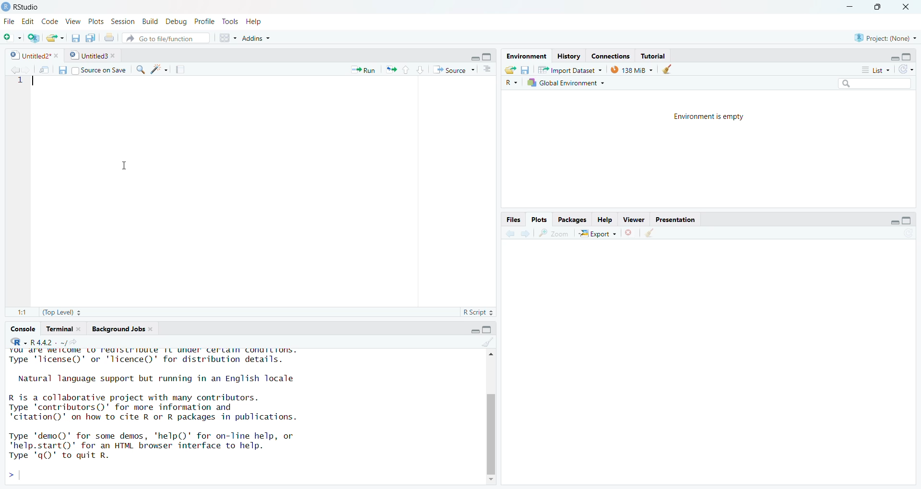  I want to click on Close, so click(910, 6).